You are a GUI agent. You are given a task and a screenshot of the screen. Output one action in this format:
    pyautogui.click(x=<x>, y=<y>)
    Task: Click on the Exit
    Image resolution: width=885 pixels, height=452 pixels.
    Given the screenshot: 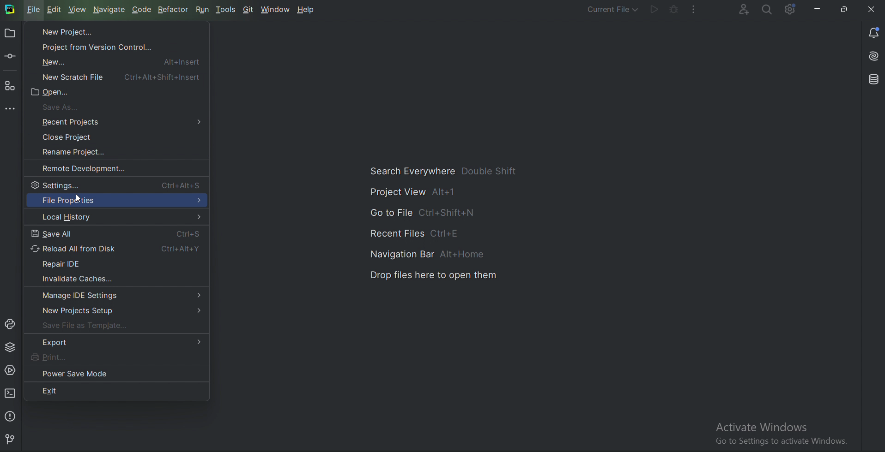 What is the action you would take?
    pyautogui.click(x=74, y=390)
    